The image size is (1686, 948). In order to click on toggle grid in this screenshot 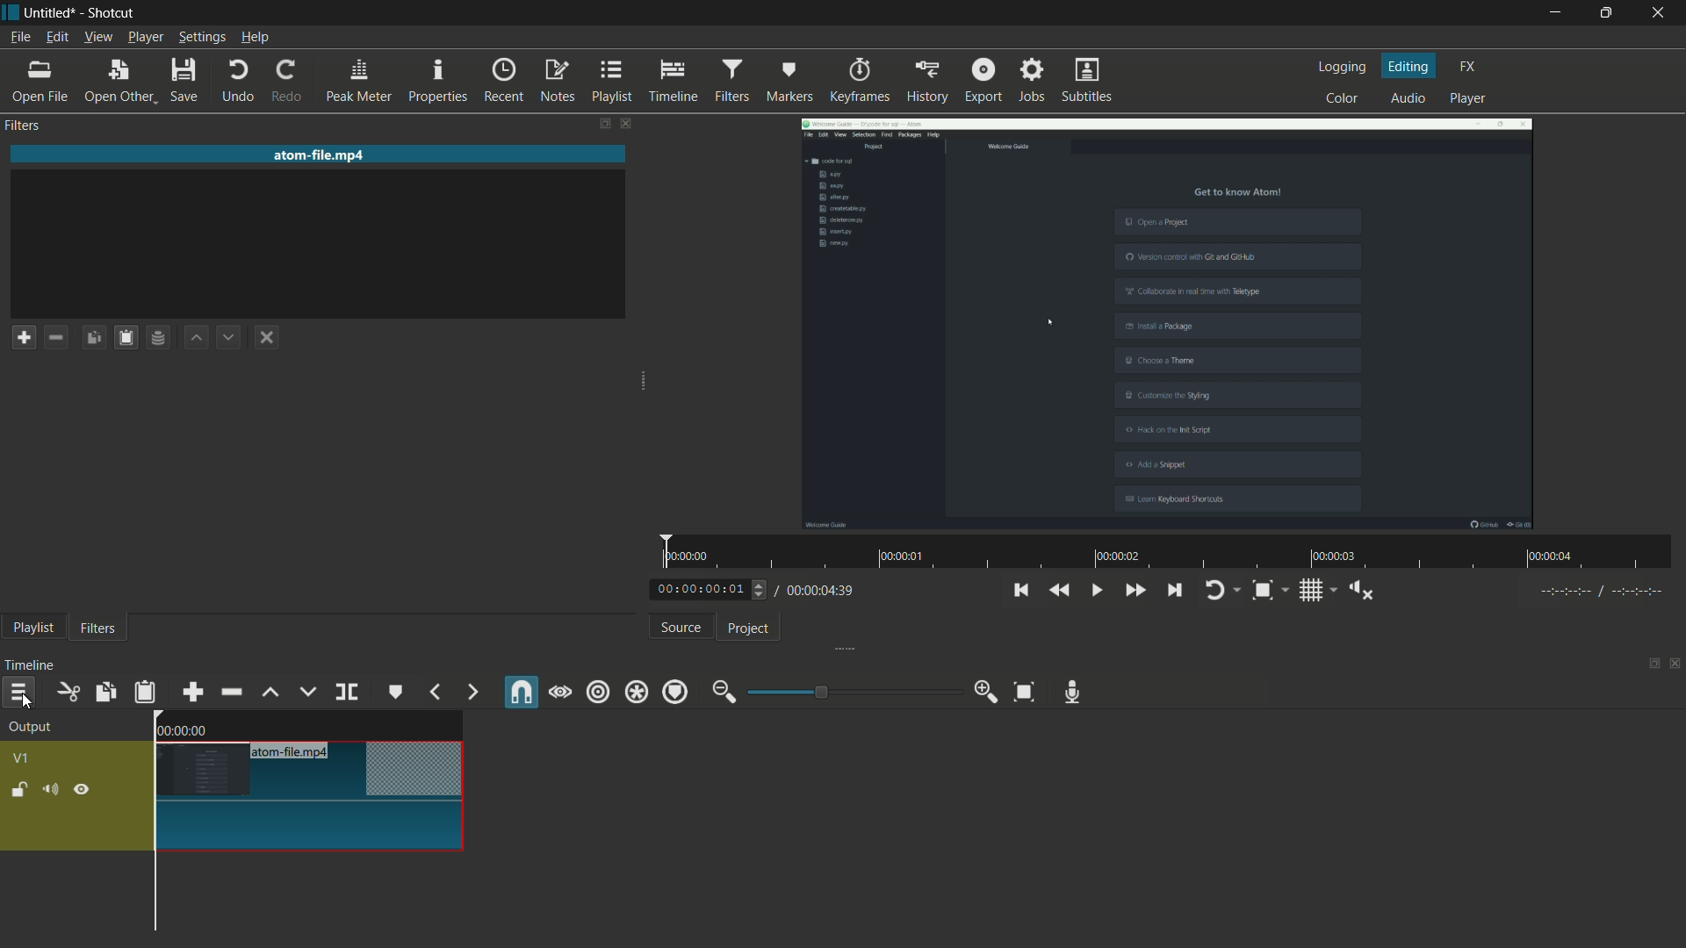, I will do `click(1309, 591)`.